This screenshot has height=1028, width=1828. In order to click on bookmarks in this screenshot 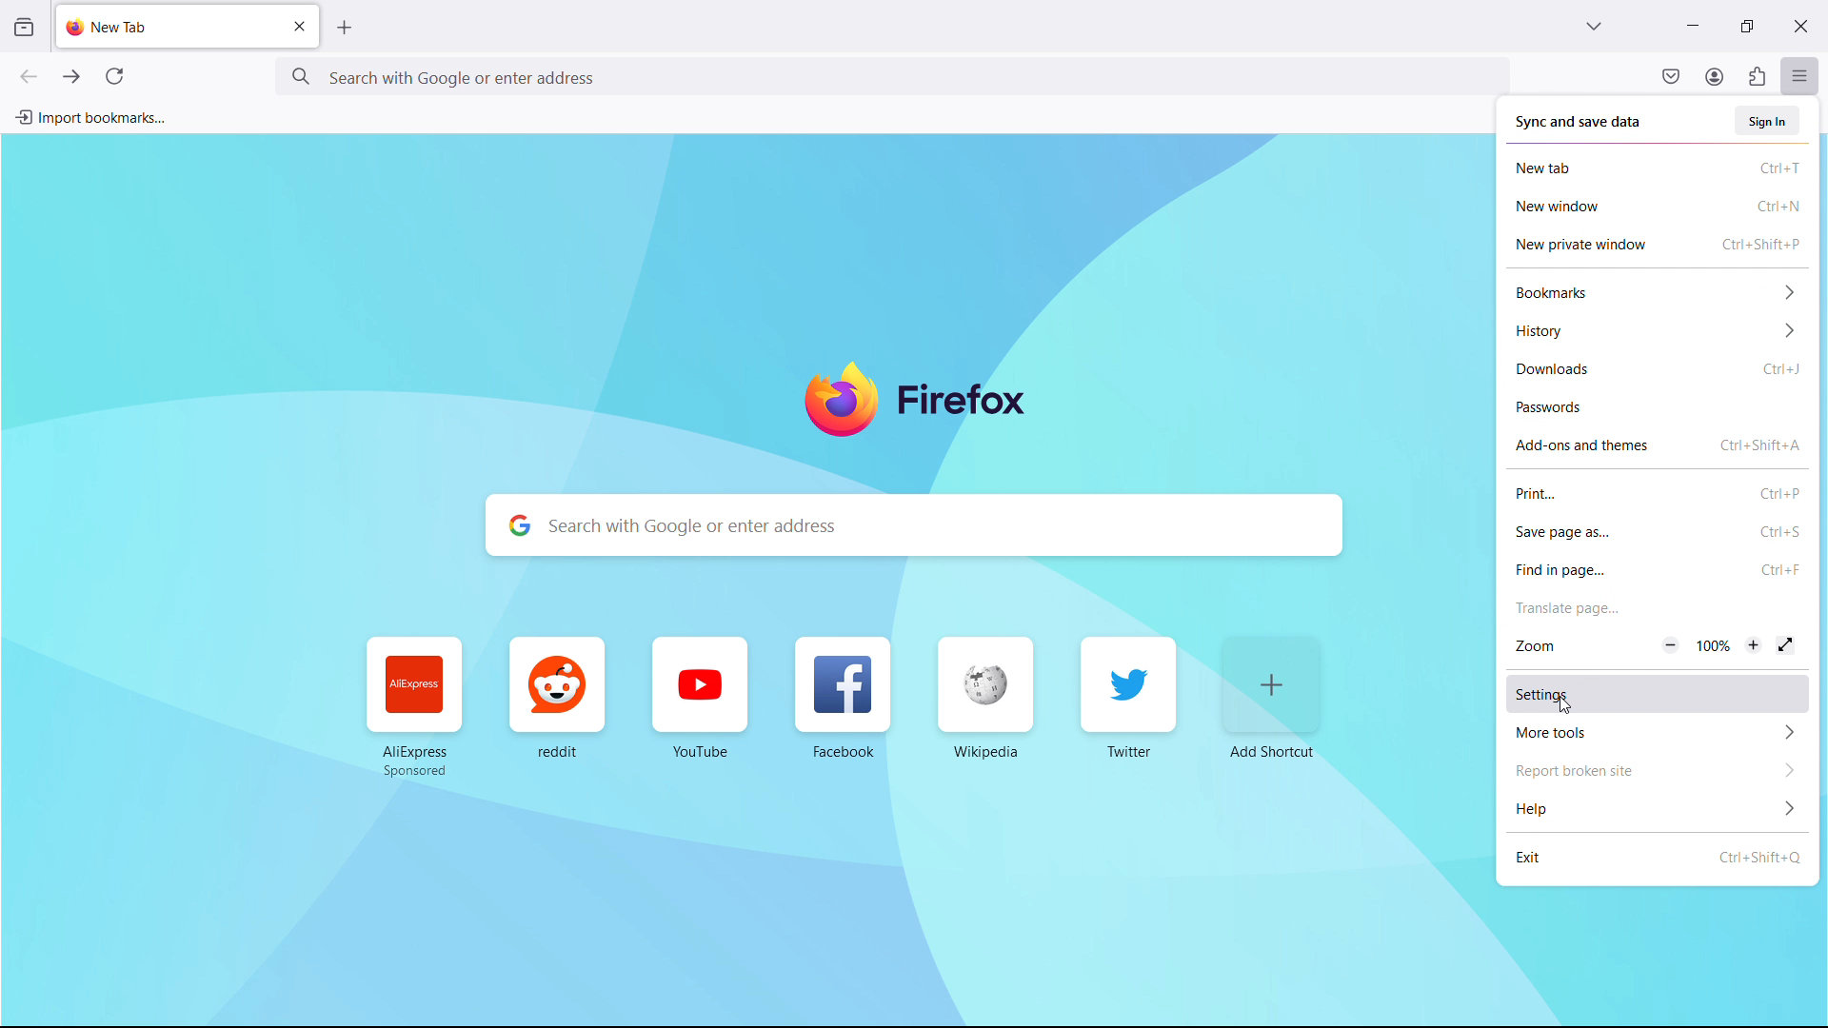, I will do `click(1659, 293)`.